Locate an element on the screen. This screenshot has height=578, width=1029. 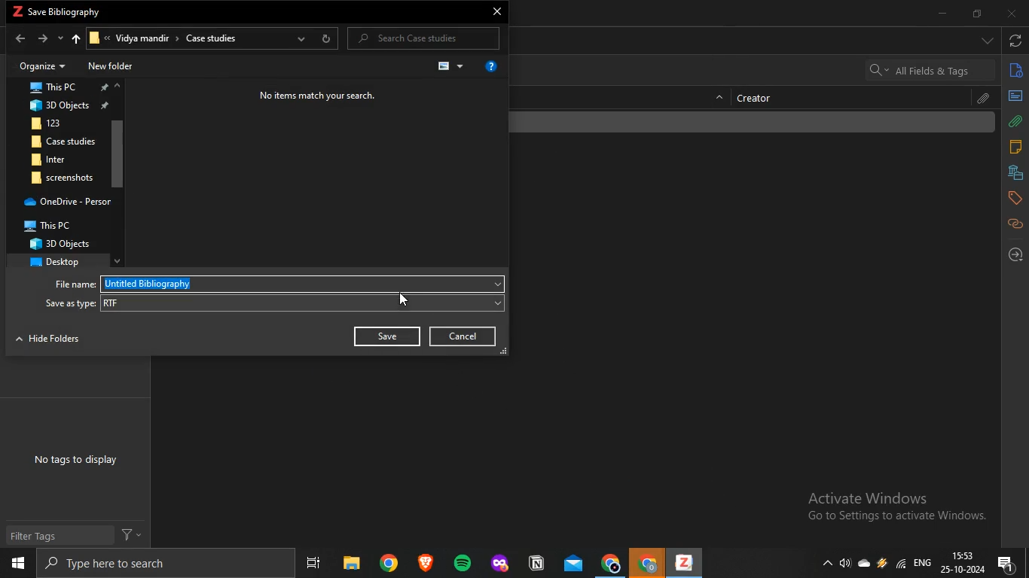
filter is located at coordinates (133, 534).